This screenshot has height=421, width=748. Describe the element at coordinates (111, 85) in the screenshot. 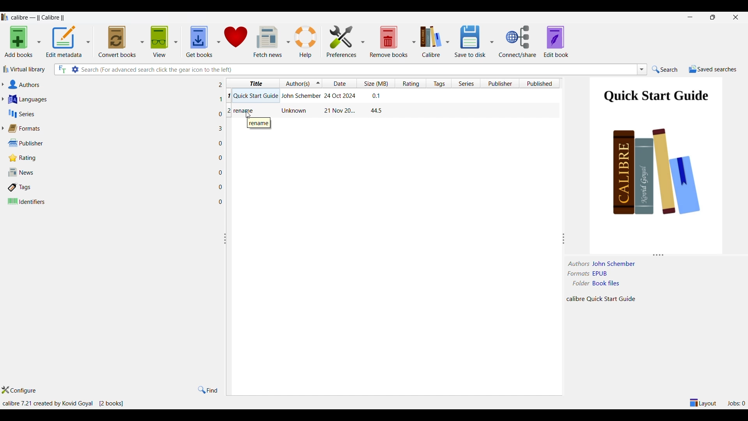

I see `Authors` at that location.